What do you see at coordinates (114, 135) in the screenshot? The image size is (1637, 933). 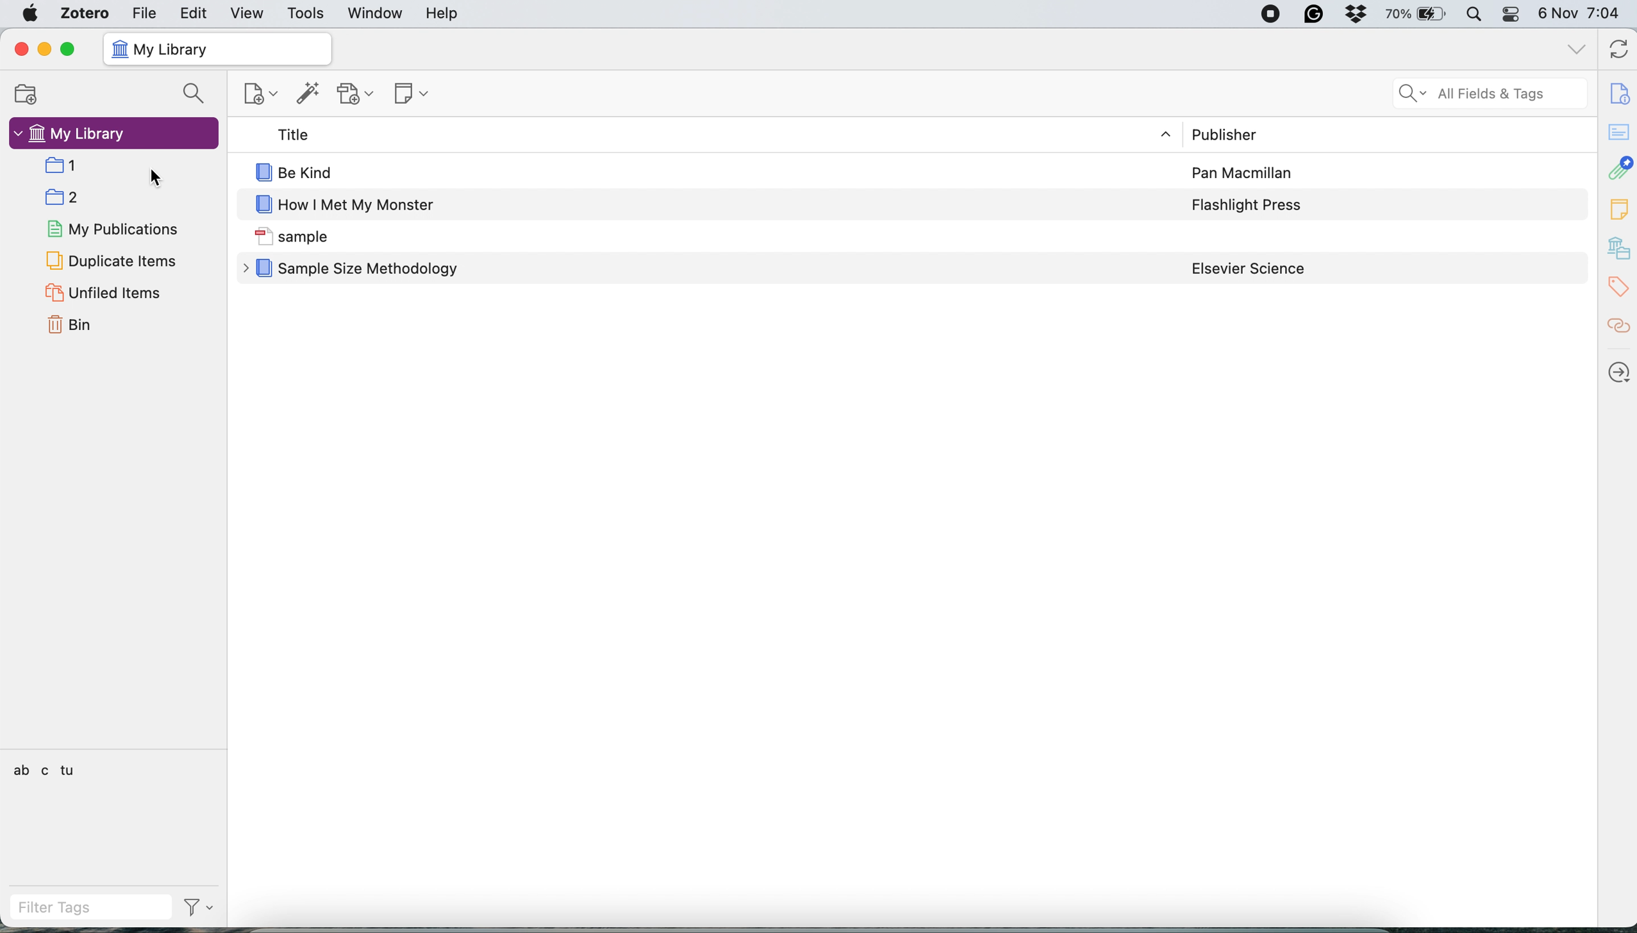 I see `selected my library` at bounding box center [114, 135].